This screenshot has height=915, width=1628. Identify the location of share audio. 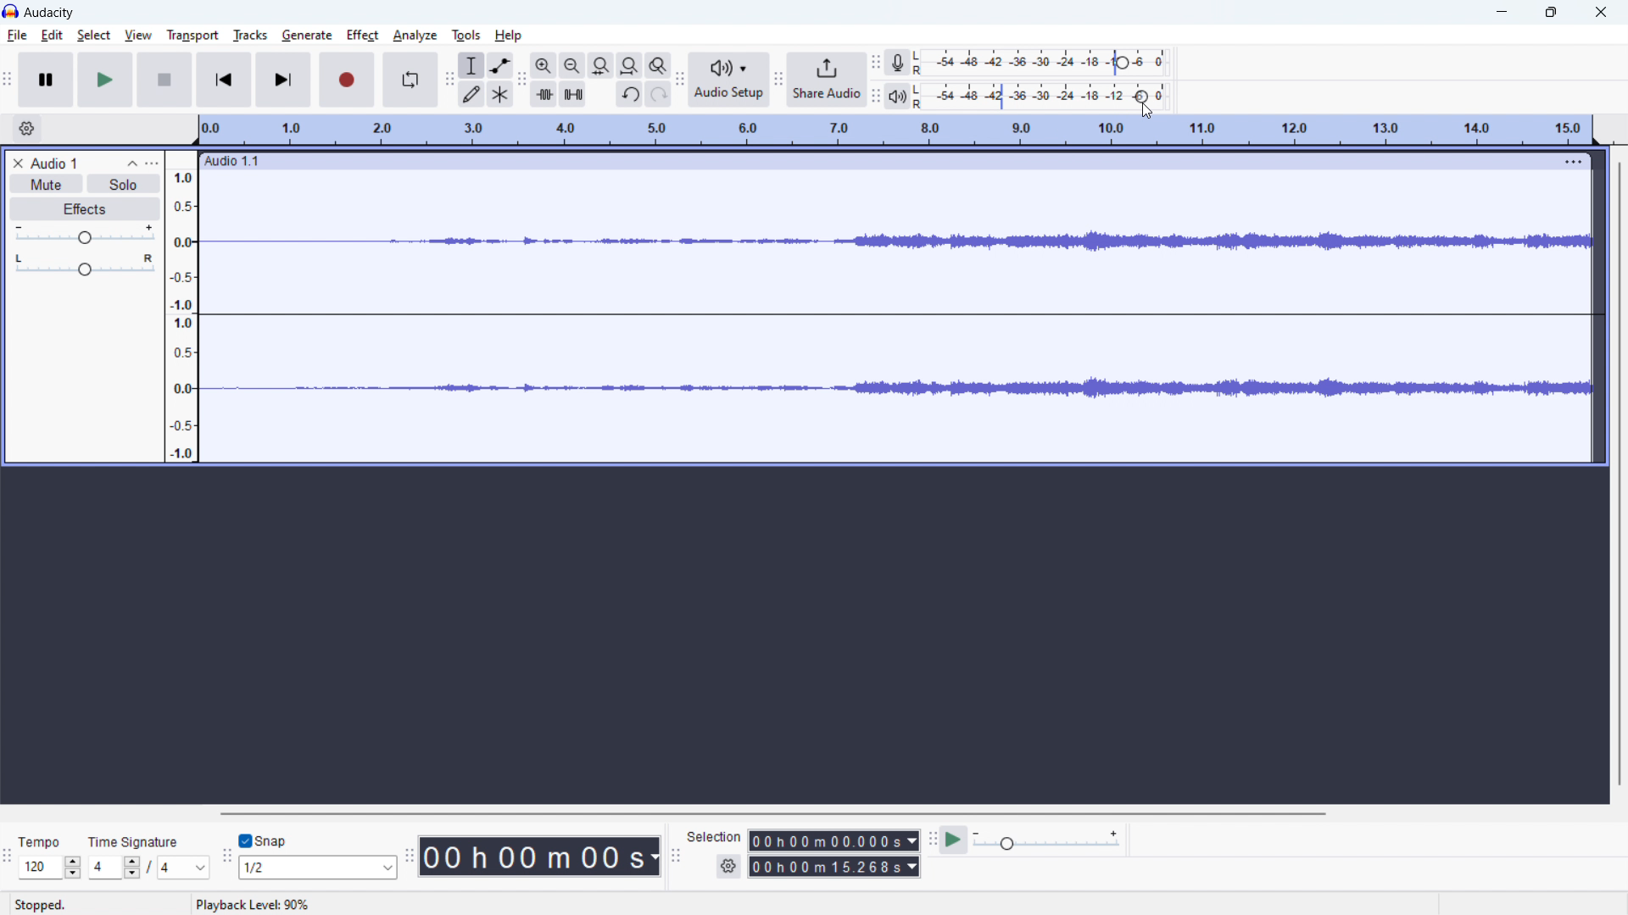
(827, 80).